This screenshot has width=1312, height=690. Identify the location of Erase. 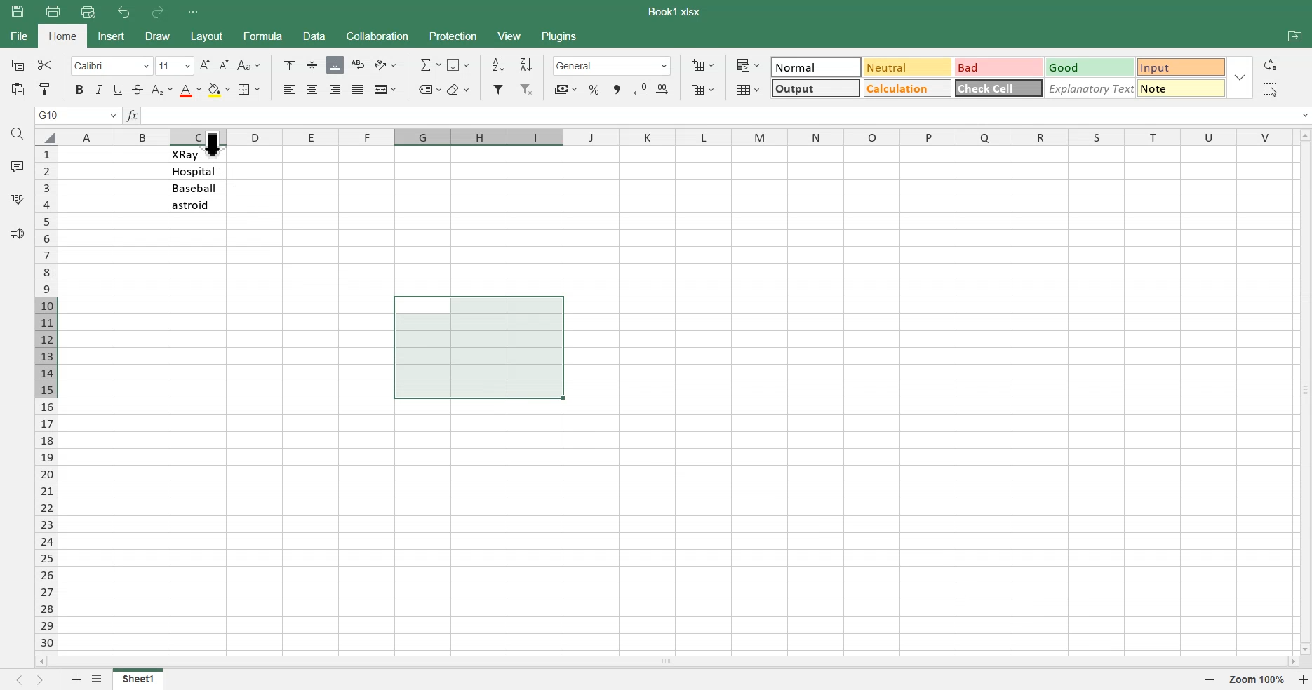
(458, 88).